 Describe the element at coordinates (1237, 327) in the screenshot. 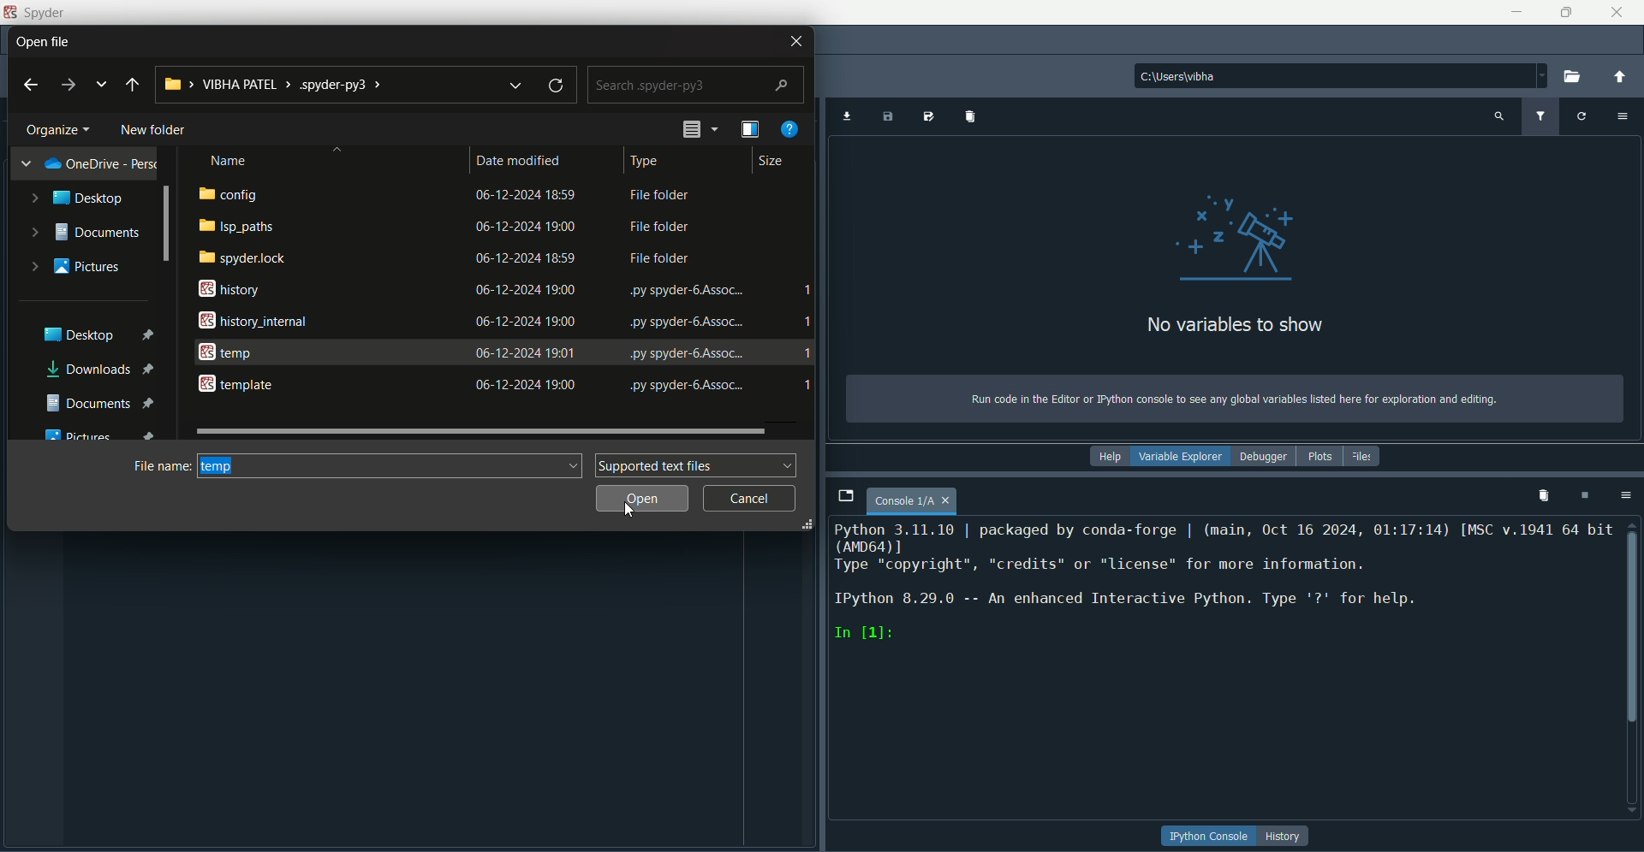

I see `text` at that location.